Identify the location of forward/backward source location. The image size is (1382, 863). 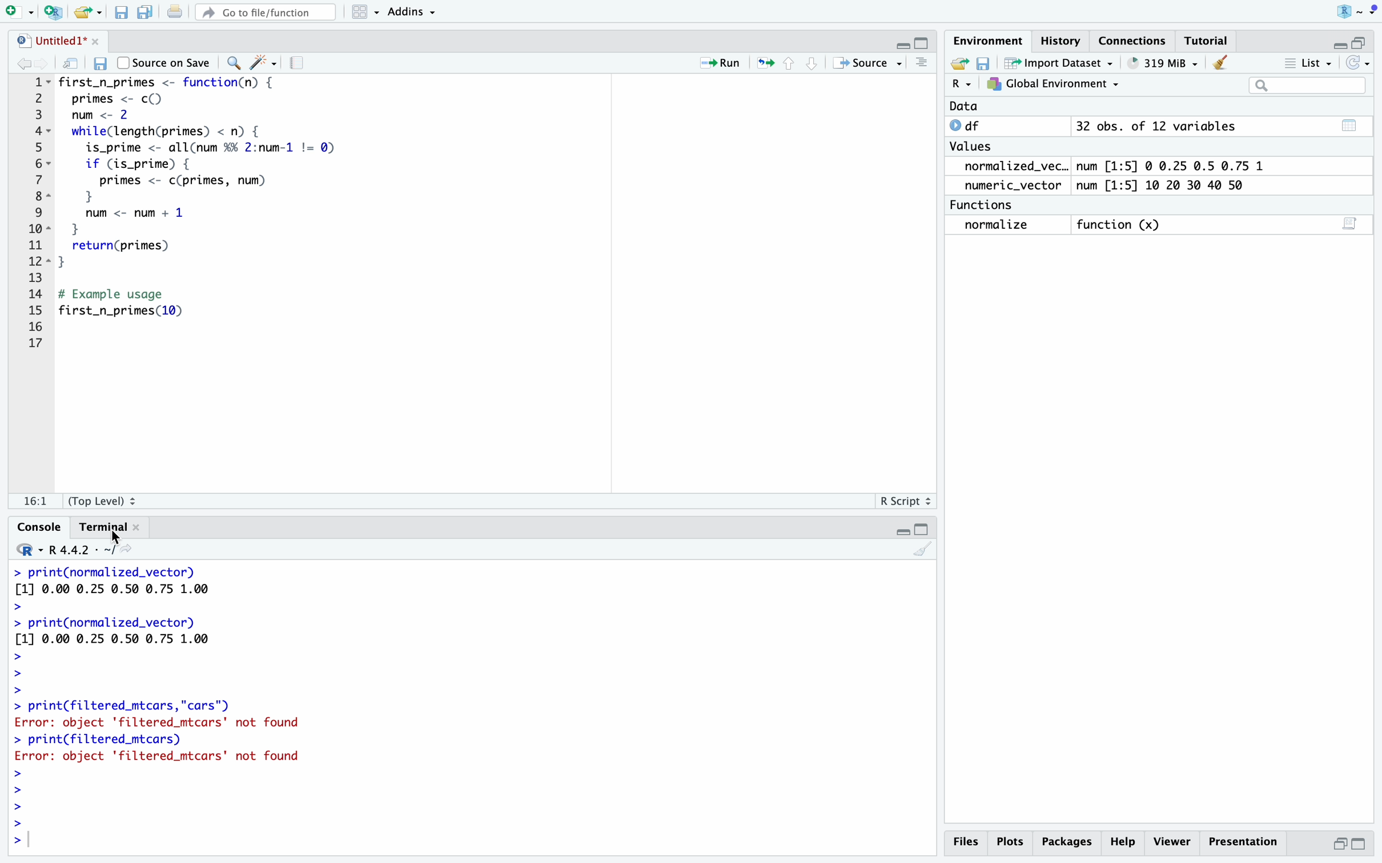
(29, 63).